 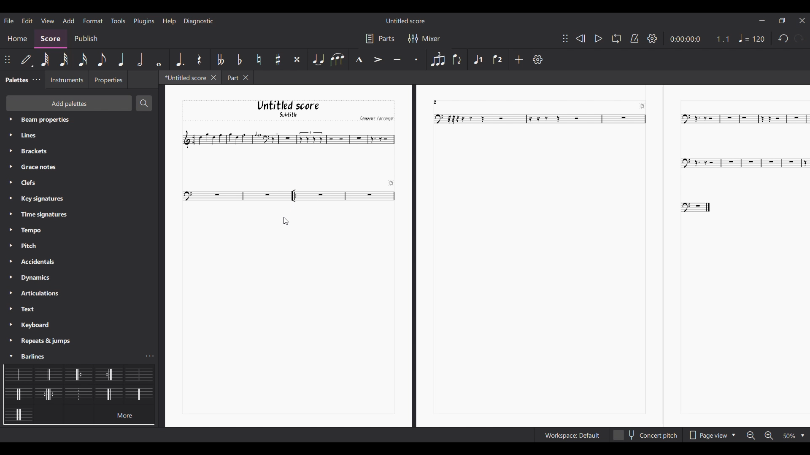 I want to click on Current score duration and ratio, so click(x=699, y=39).